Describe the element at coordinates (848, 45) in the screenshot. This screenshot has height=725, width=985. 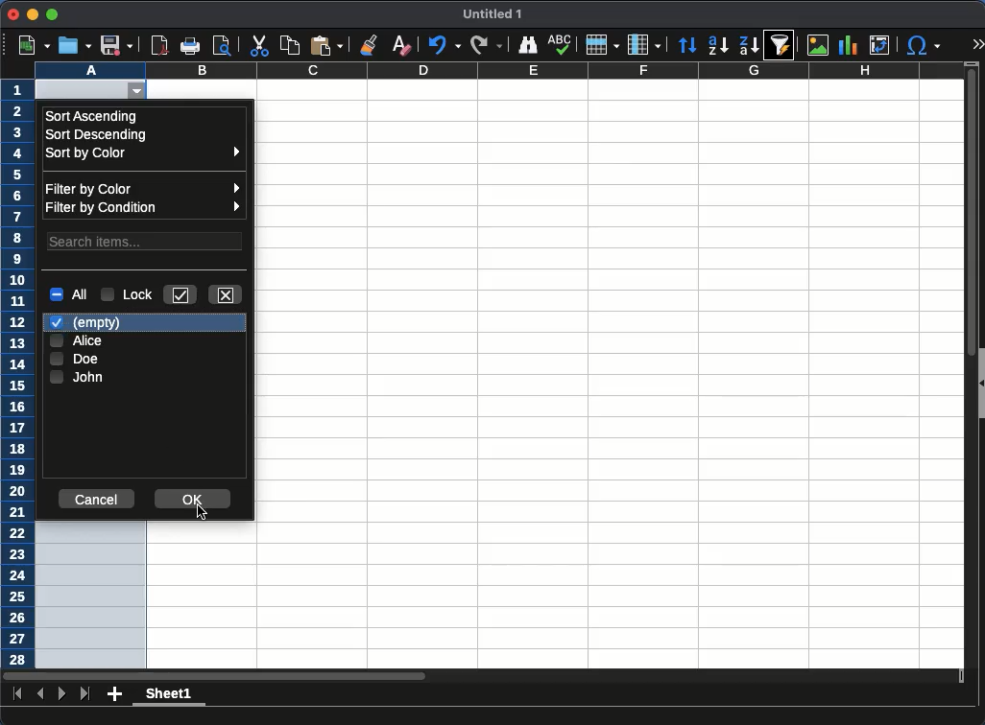
I see `chart` at that location.